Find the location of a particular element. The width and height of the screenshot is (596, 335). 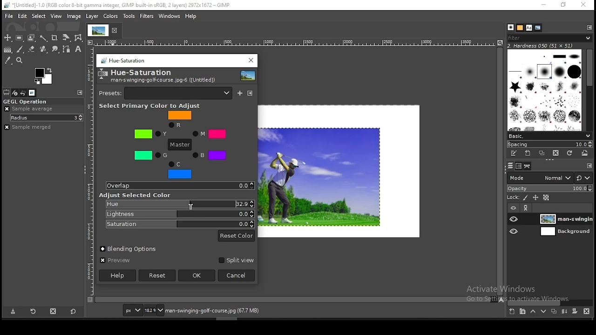

delete layer is located at coordinates (587, 312).